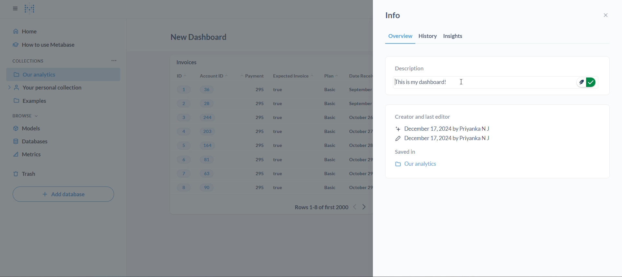 This screenshot has height=277, width=622. Describe the element at coordinates (360, 160) in the screenshot. I see `october 29` at that location.